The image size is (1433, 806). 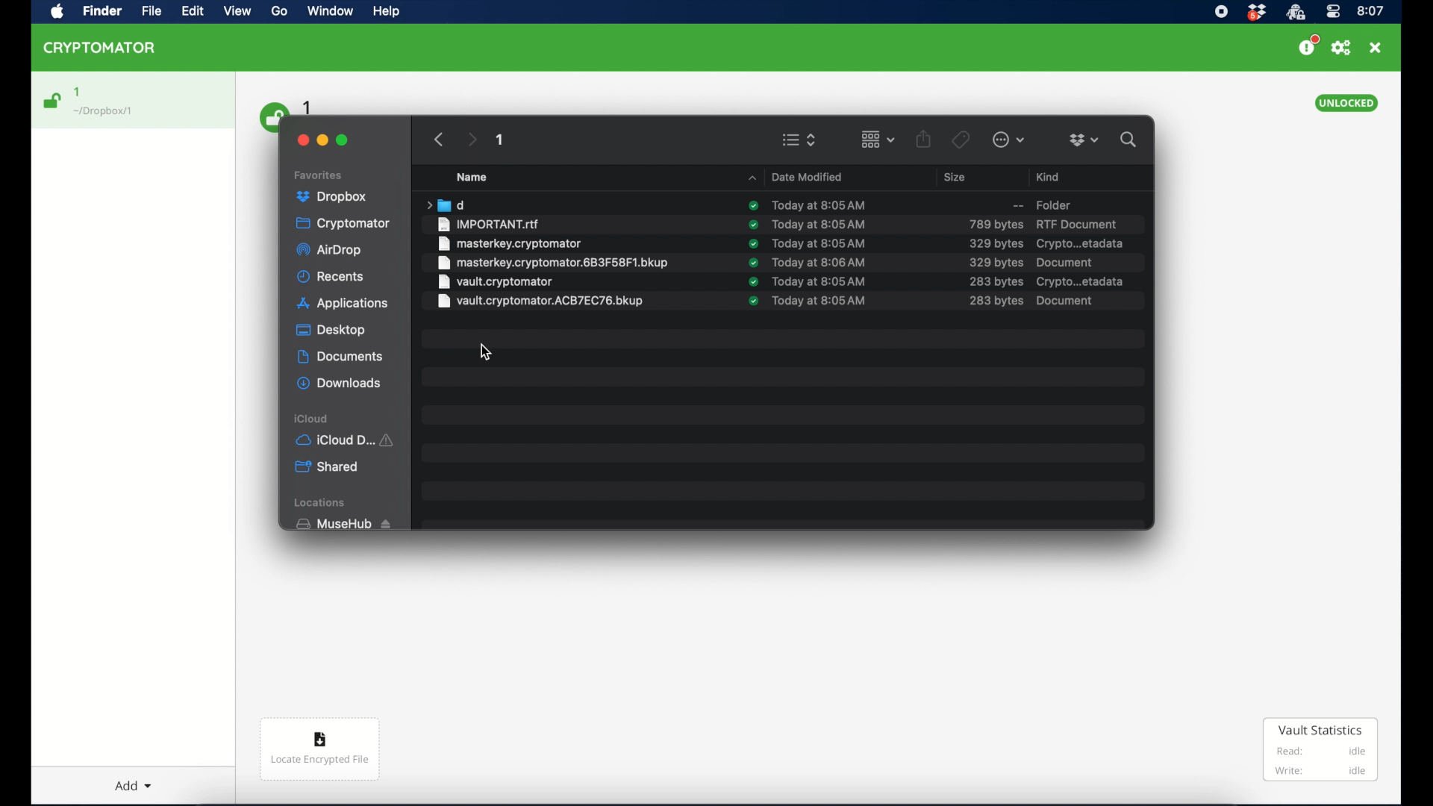 I want to click on sync, so click(x=753, y=206).